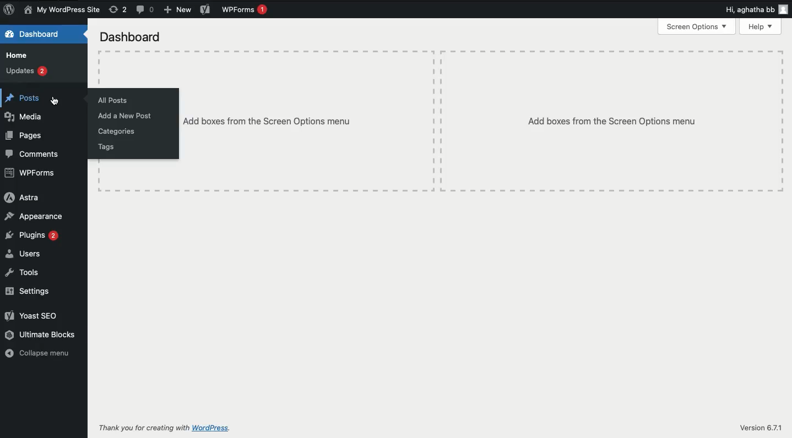  I want to click on Version 6.7.1, so click(761, 428).